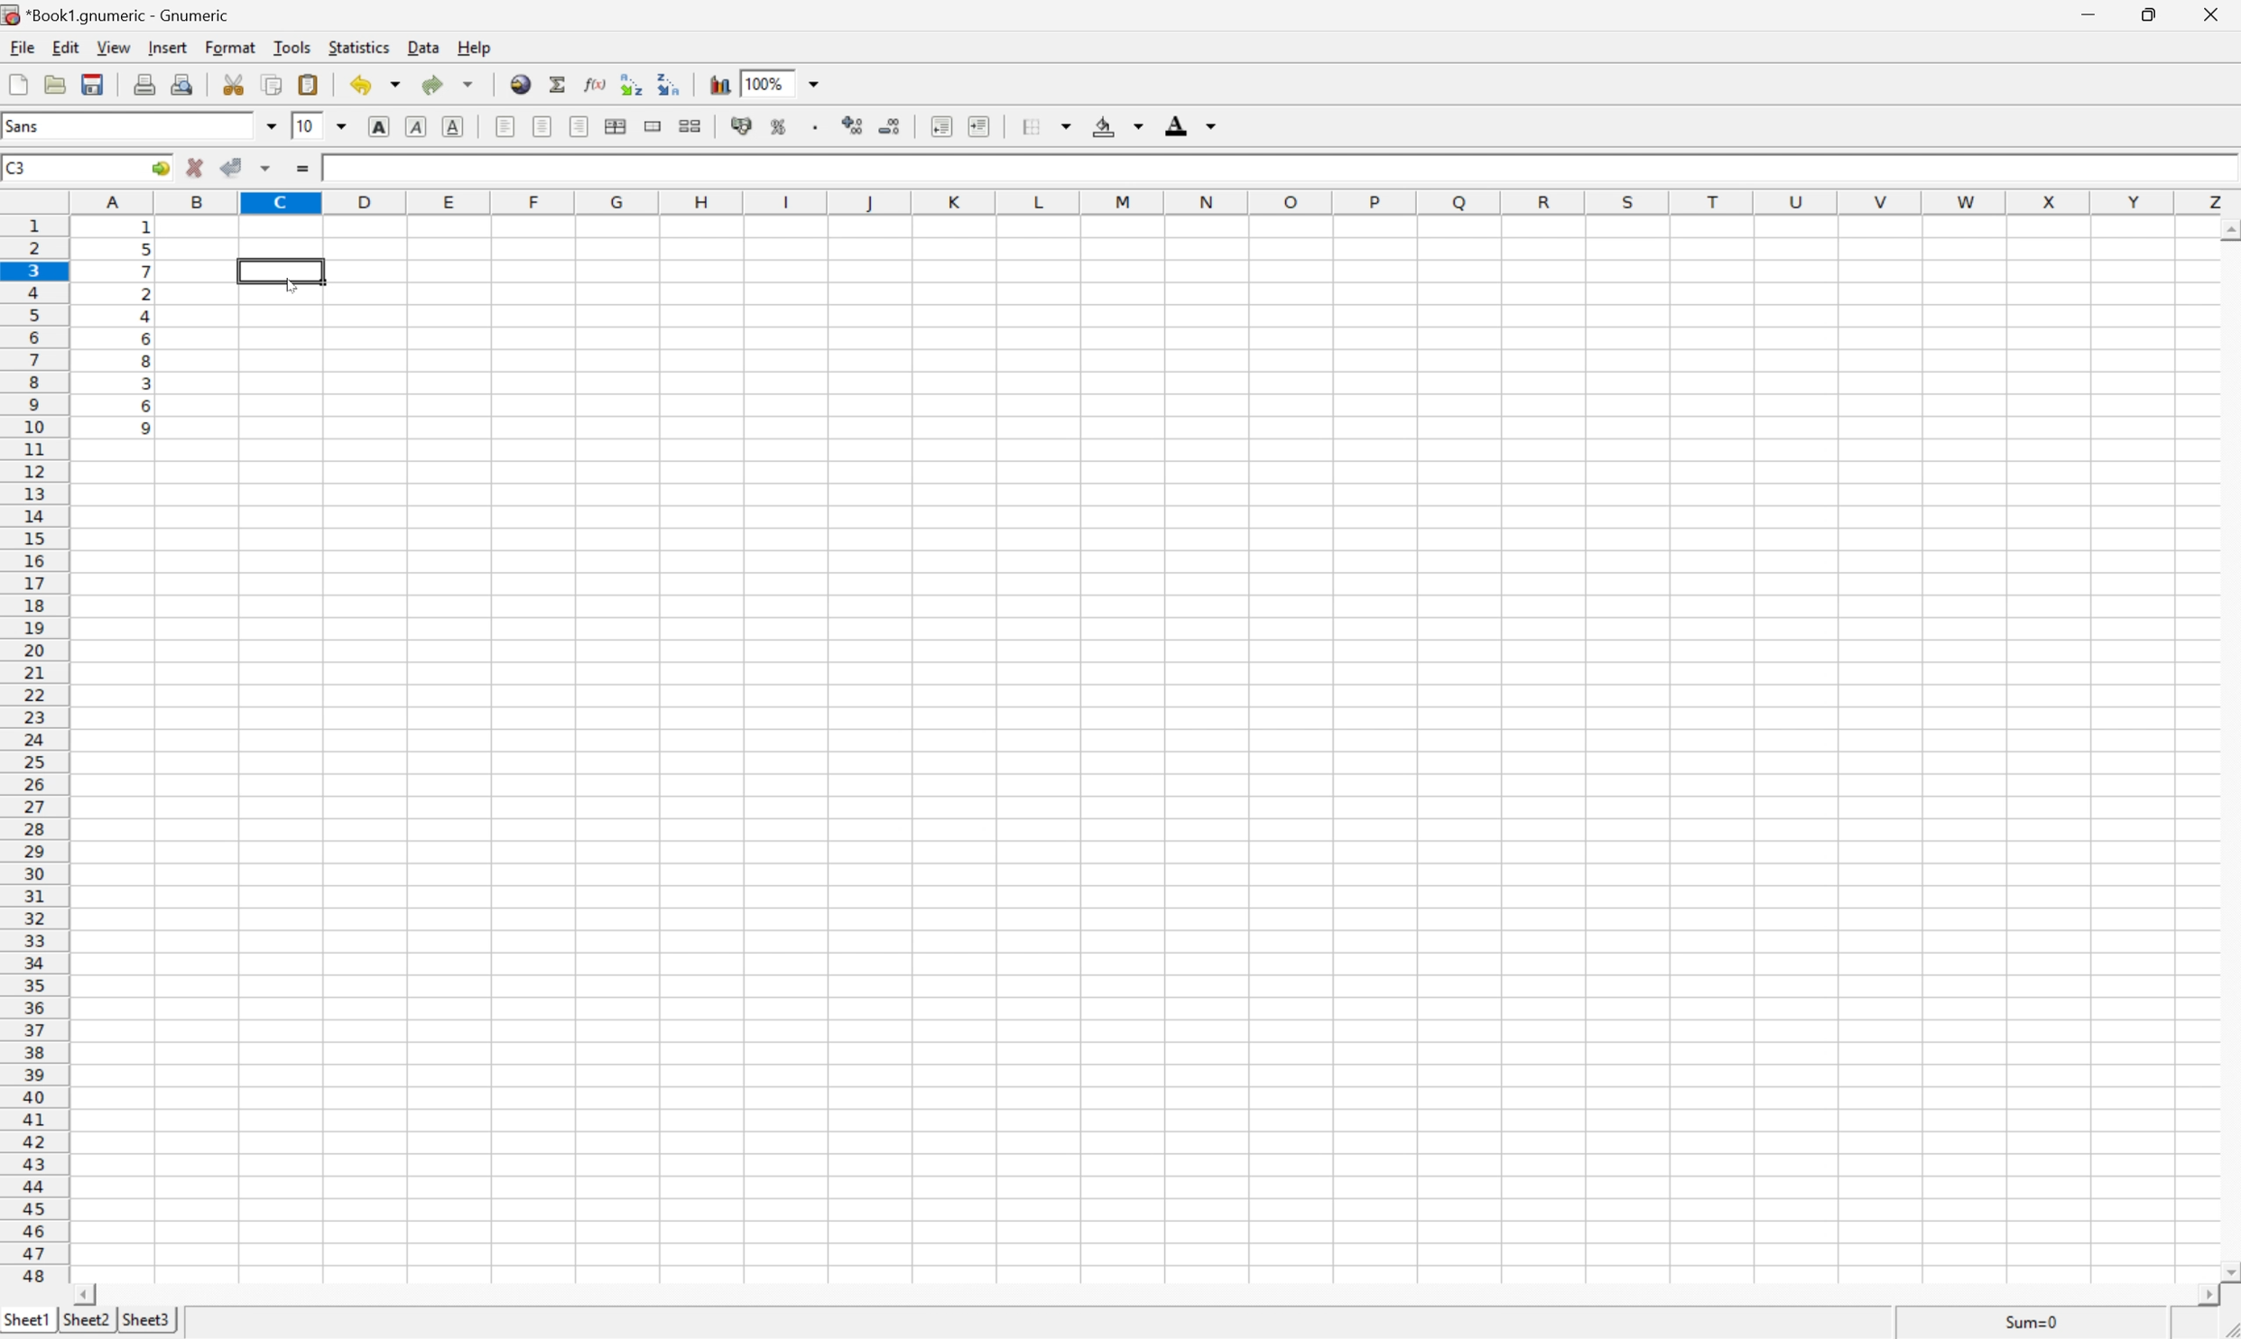  I want to click on align left, so click(505, 128).